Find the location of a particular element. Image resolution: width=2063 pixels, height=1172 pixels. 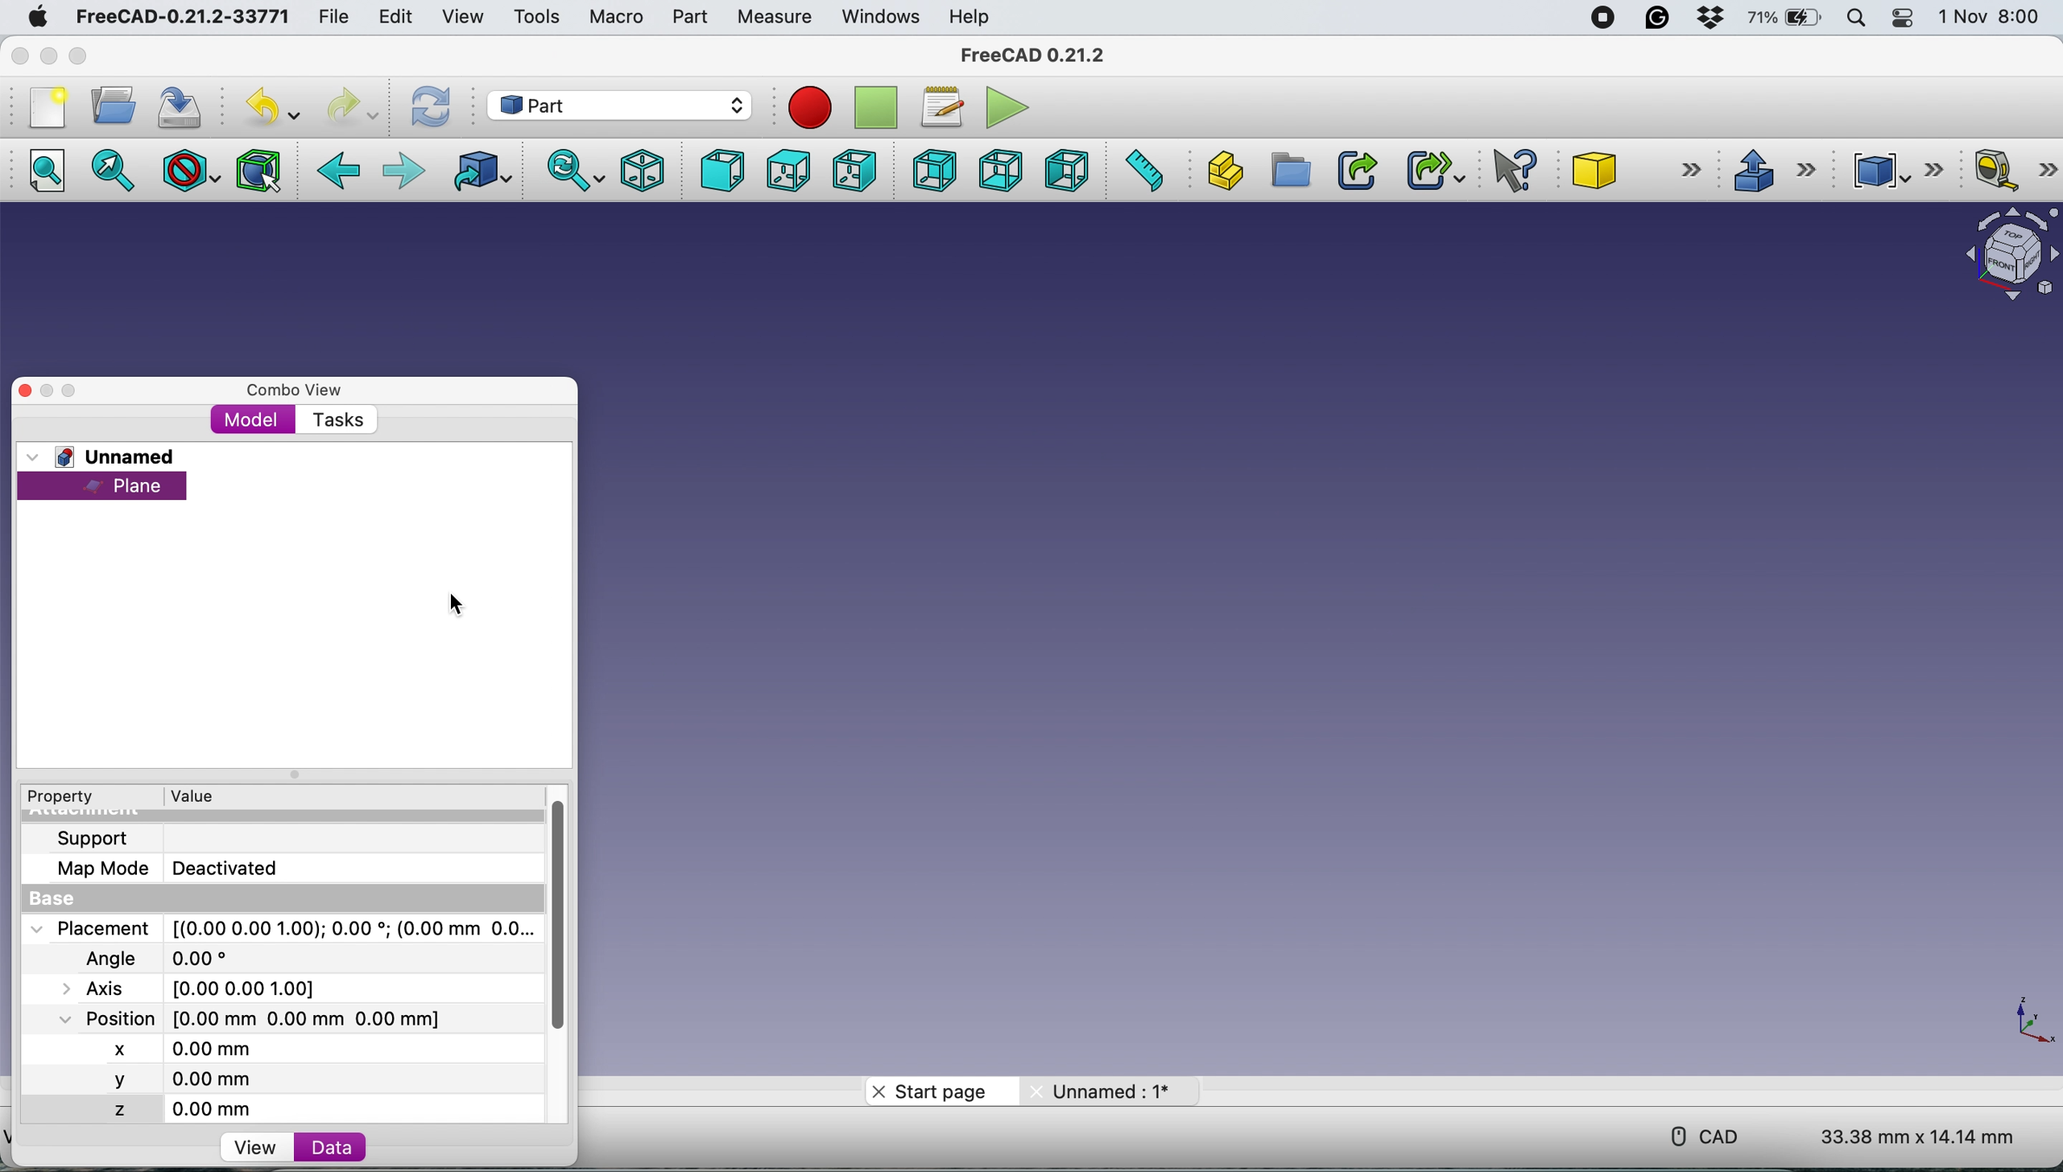

view is located at coordinates (463, 18).